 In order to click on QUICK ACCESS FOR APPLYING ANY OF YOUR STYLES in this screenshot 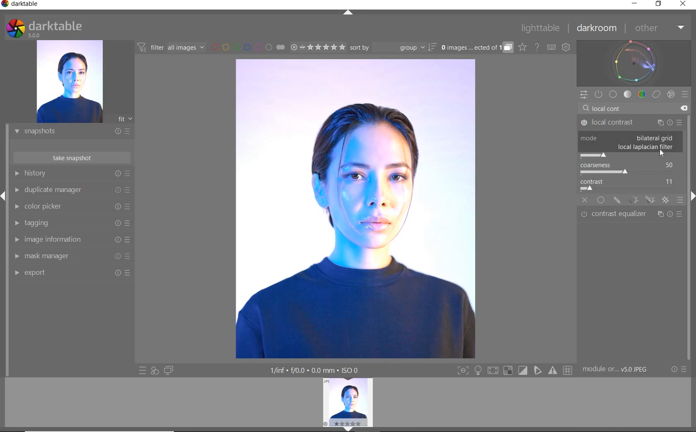, I will do `click(154, 370)`.